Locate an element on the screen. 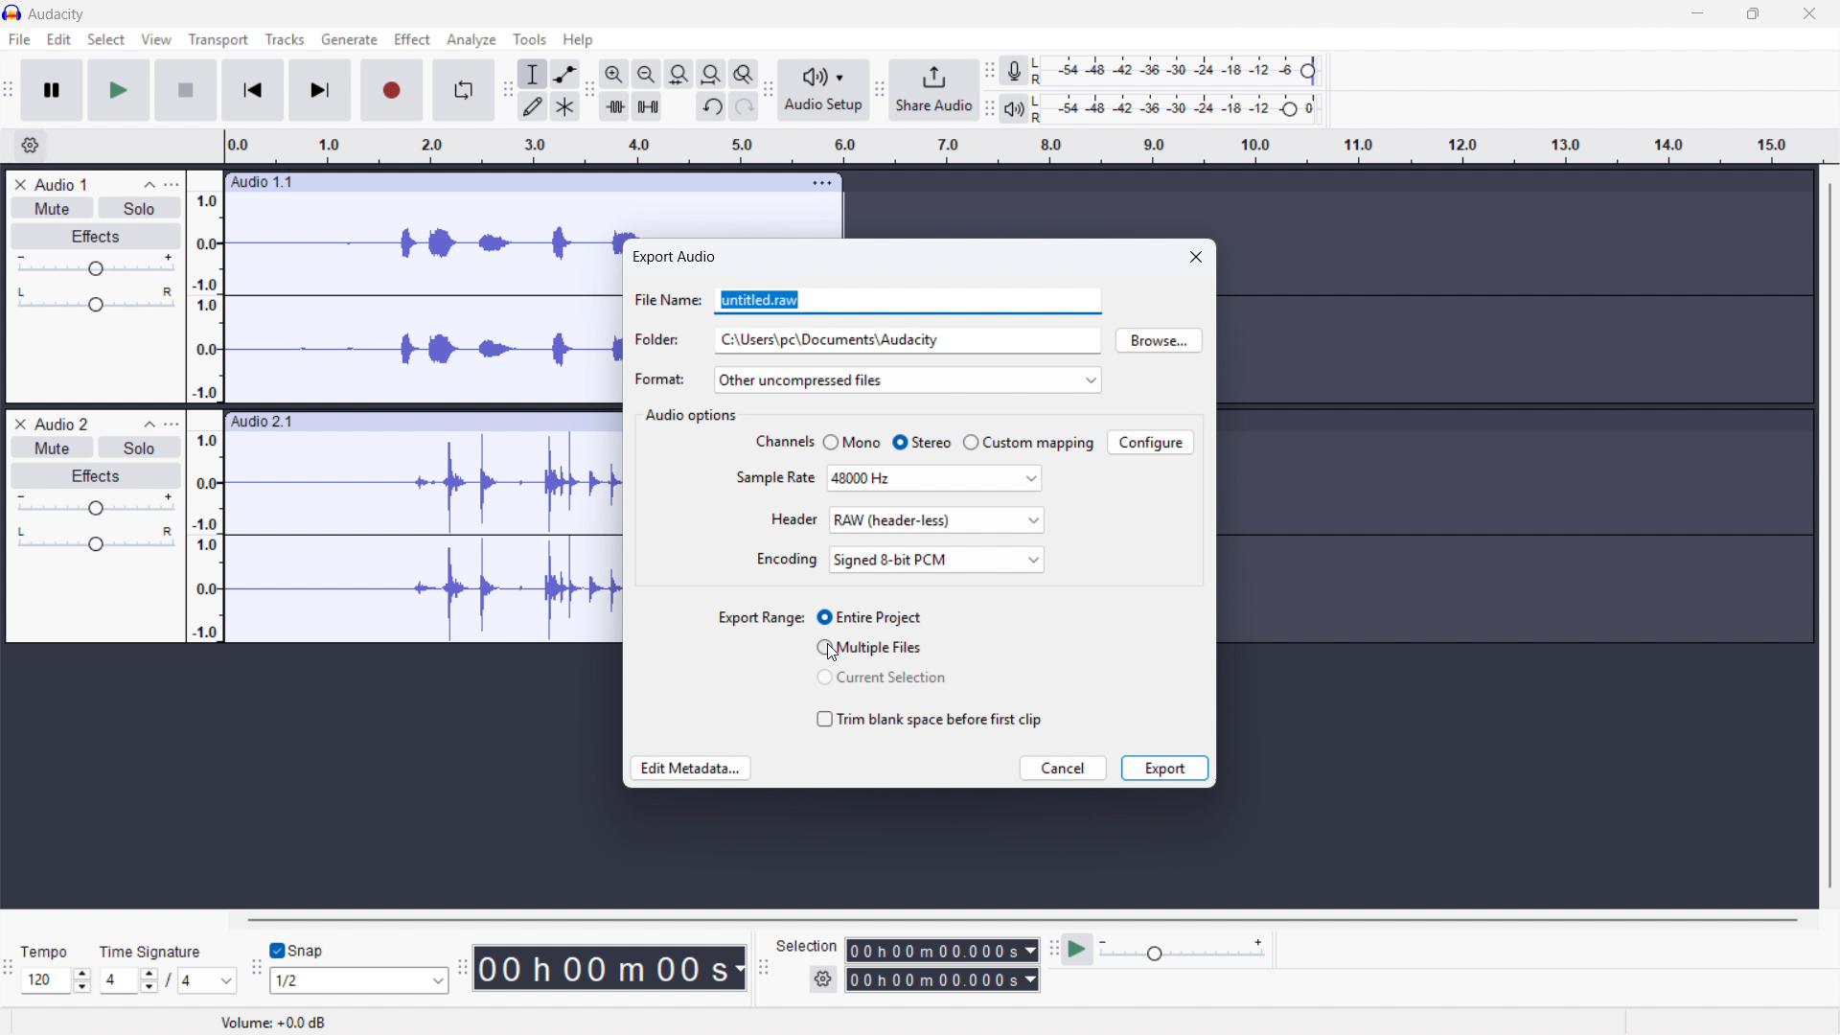 The image size is (1840, 1035). Save to folder  is located at coordinates (907, 340).